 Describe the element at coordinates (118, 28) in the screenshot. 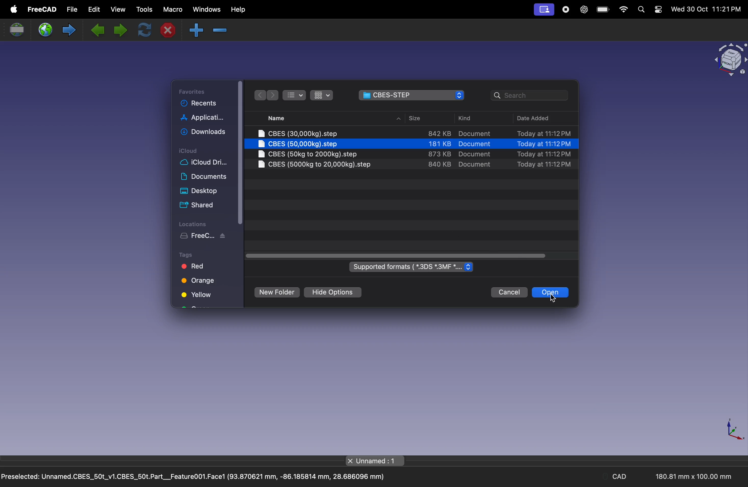

I see `next page` at that location.